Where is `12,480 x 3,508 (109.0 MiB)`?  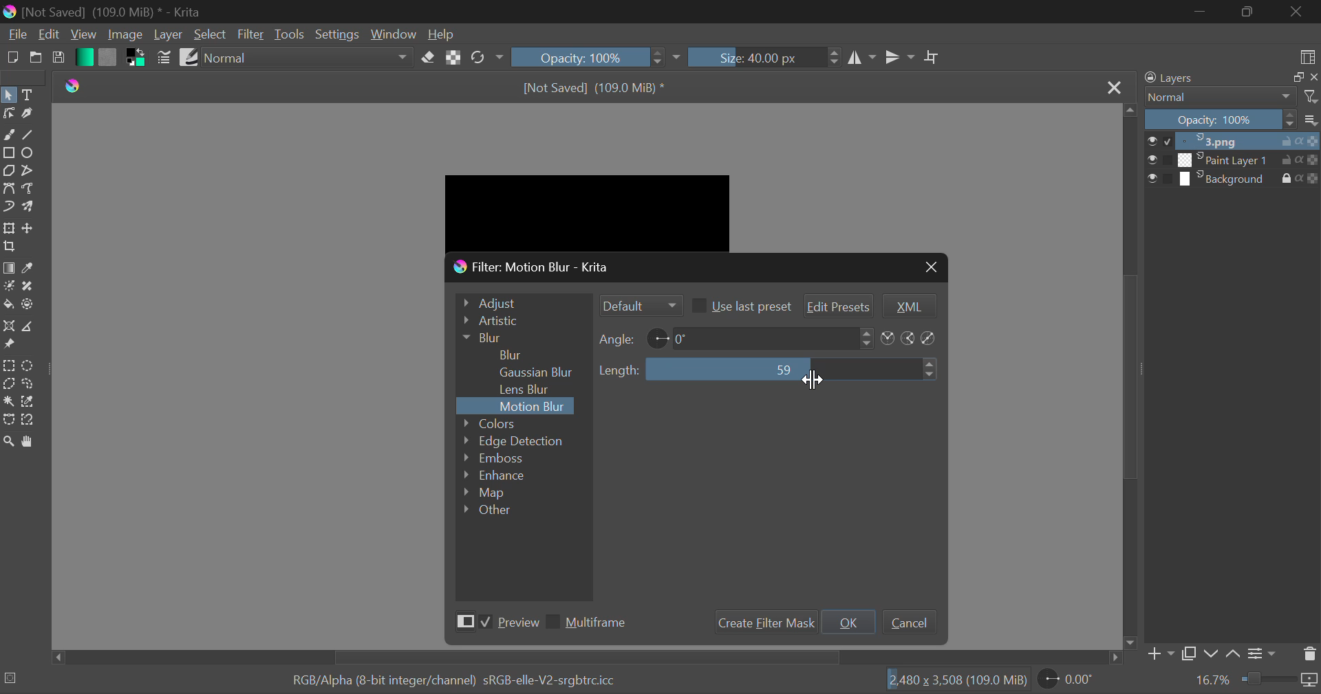
12,480 x 3,508 (109.0 MiB) is located at coordinates (956, 680).